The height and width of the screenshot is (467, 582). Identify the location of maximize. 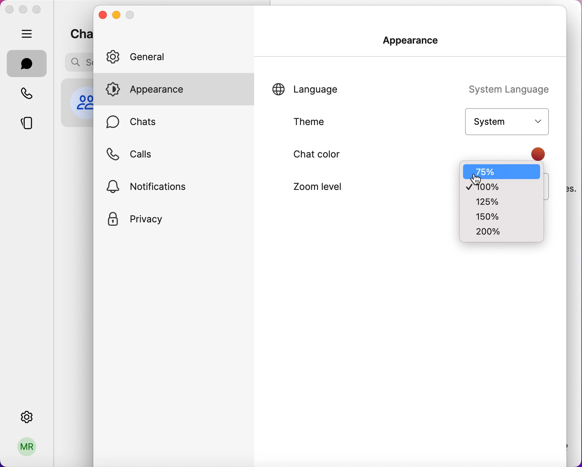
(134, 15).